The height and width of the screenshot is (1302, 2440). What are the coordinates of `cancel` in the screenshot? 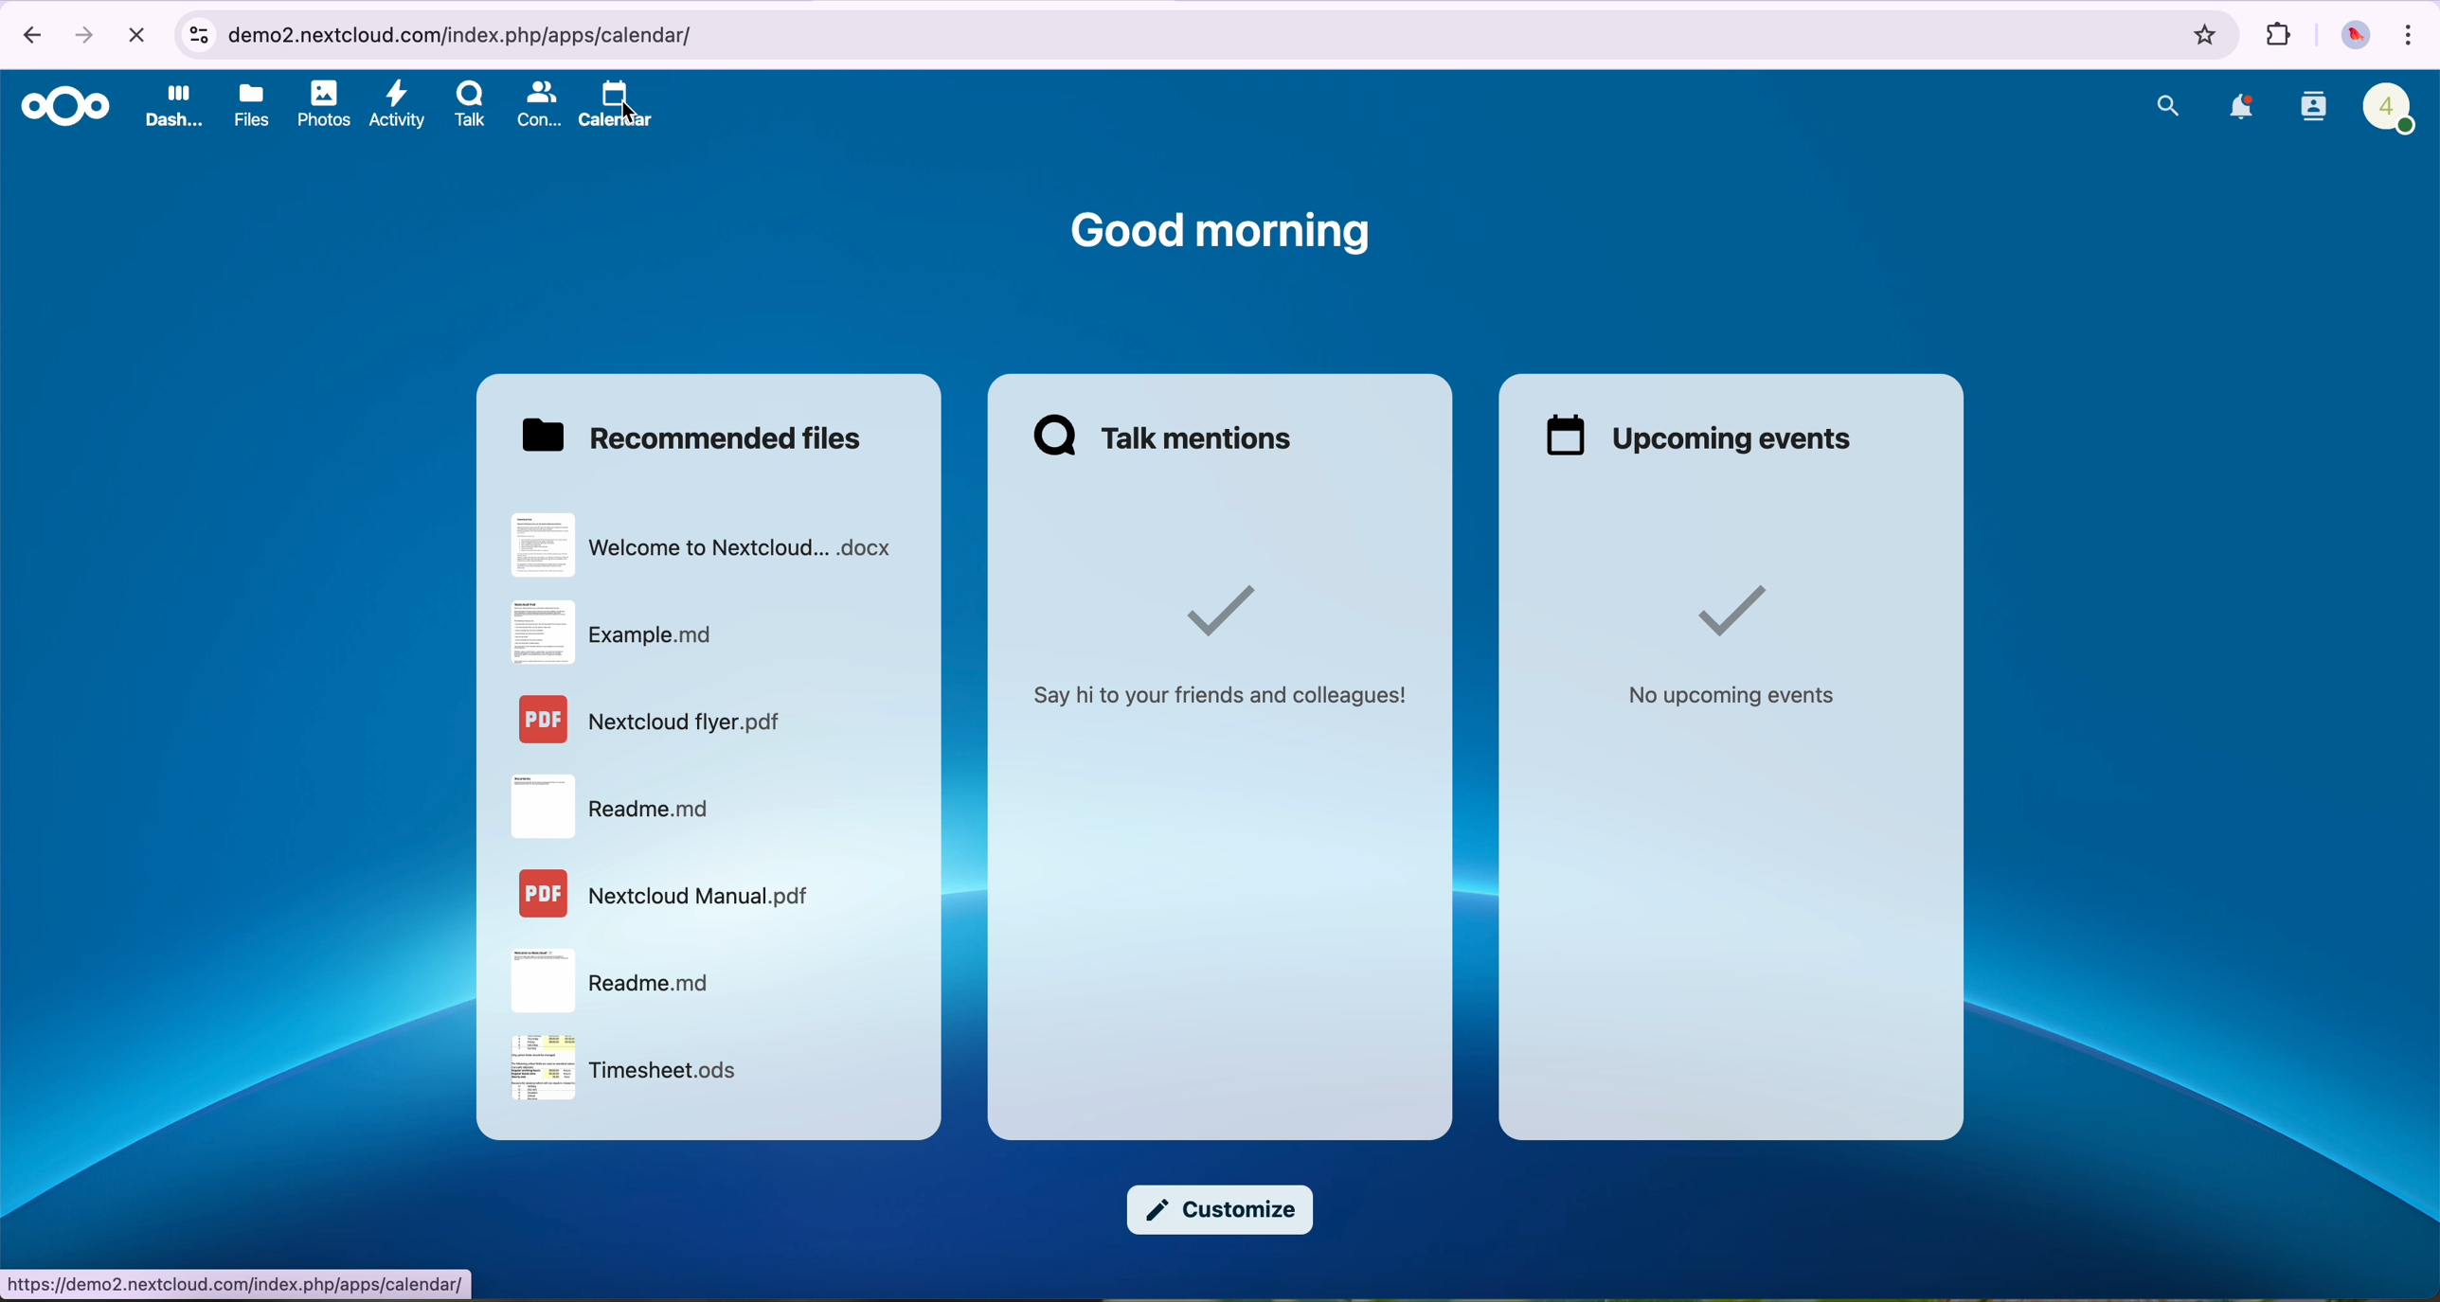 It's located at (135, 37).